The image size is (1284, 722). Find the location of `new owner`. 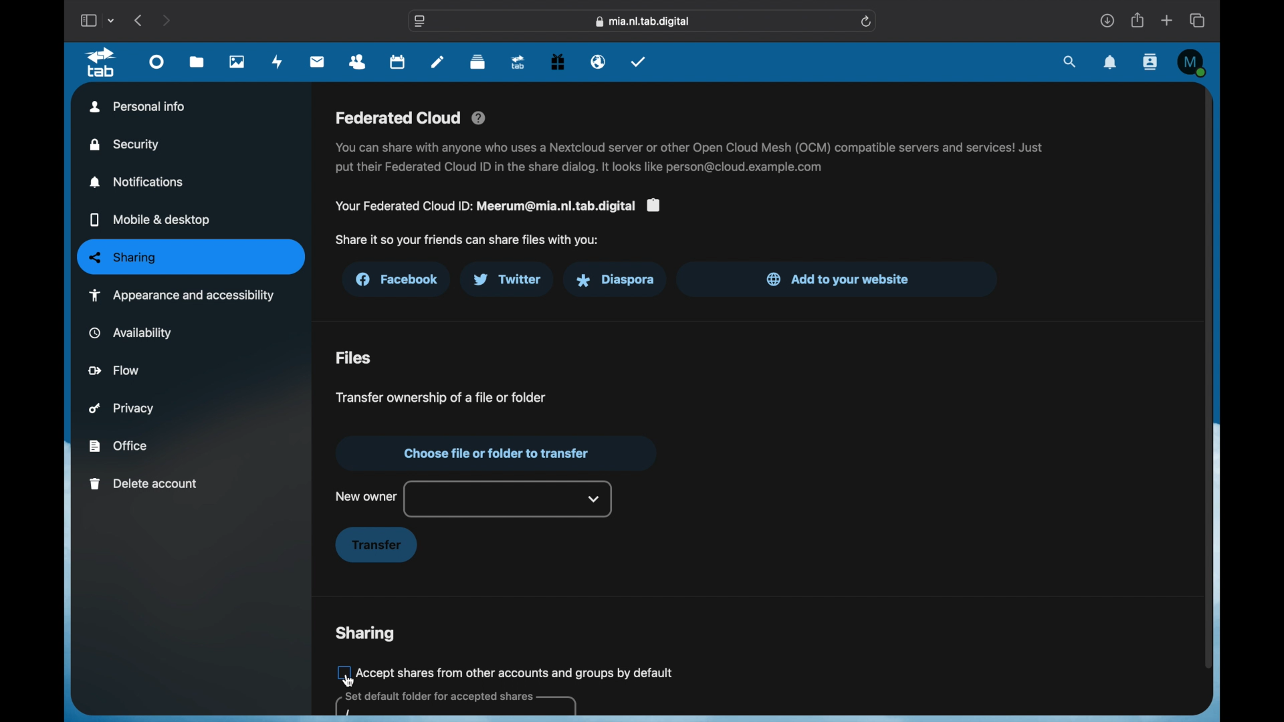

new owner is located at coordinates (366, 496).